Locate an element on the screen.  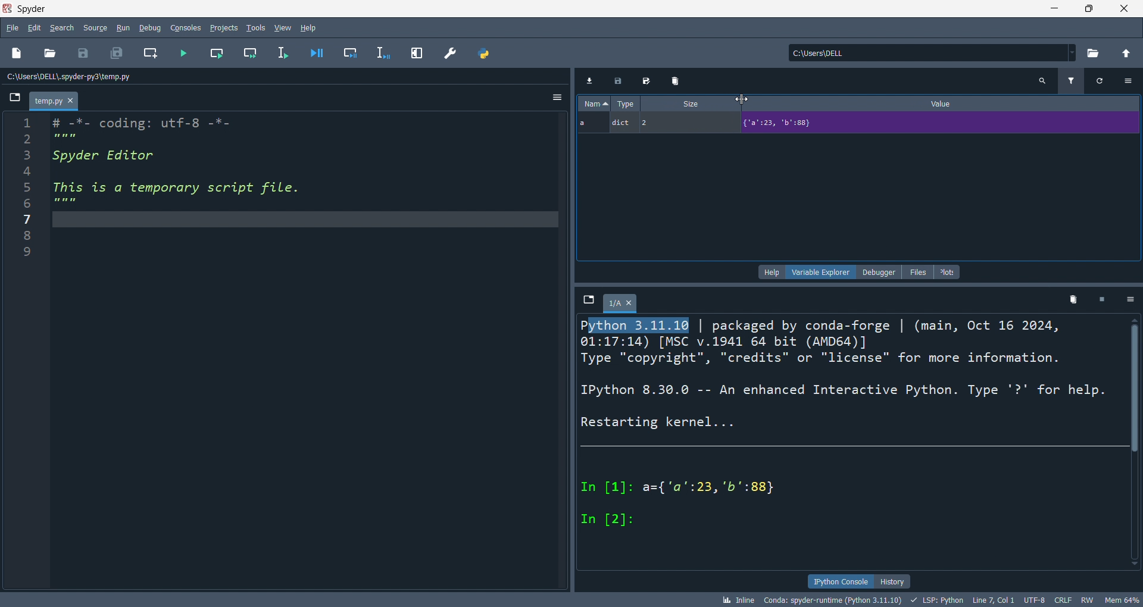
data is located at coordinates (861, 124).